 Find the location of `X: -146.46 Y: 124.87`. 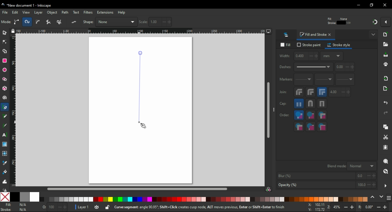

X: -146.46 Y: 124.87 is located at coordinates (314, 207).